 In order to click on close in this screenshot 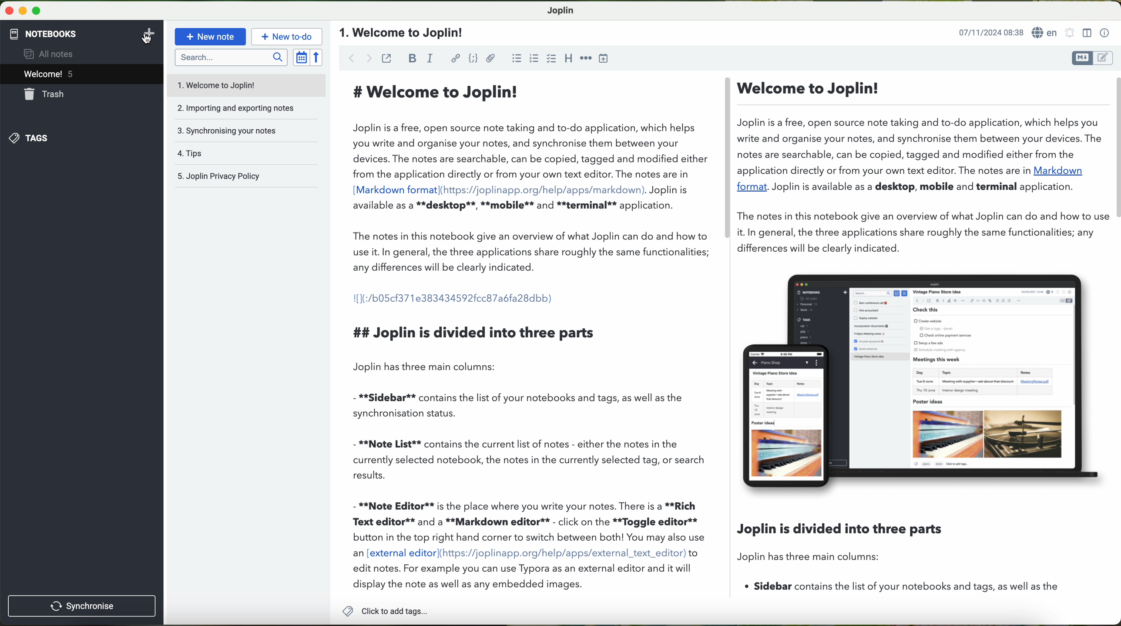, I will do `click(10, 11)`.